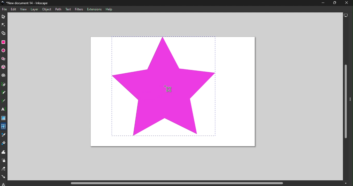 This screenshot has height=186, width=353. What do you see at coordinates (4, 51) in the screenshot?
I see `Ellipse/Arc tool` at bounding box center [4, 51].